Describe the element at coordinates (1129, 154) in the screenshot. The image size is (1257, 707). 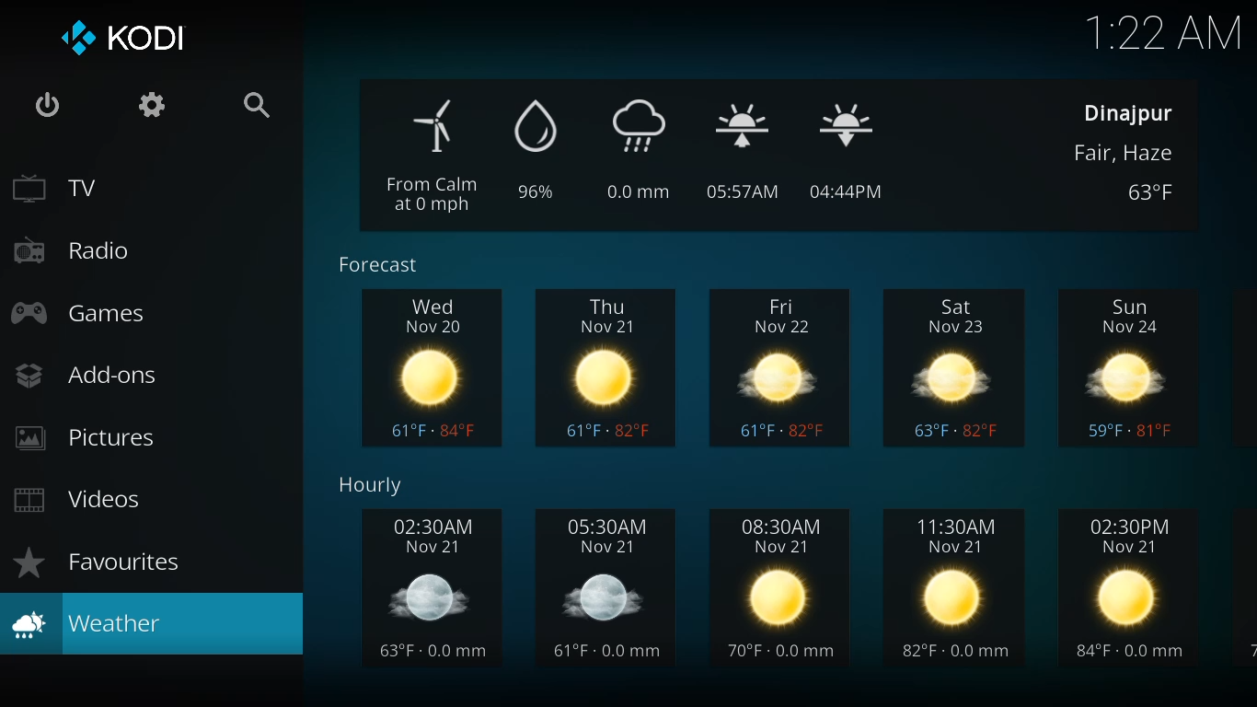
I see `fair haze` at that location.